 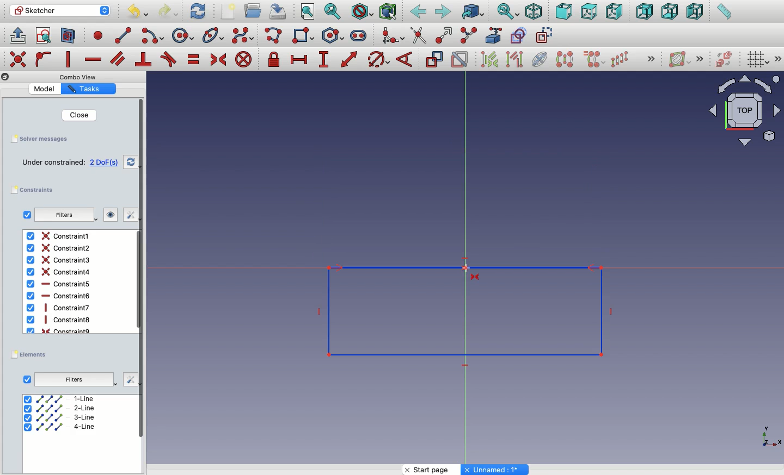 What do you see at coordinates (53, 163) in the screenshot?
I see `Under constrained:` at bounding box center [53, 163].